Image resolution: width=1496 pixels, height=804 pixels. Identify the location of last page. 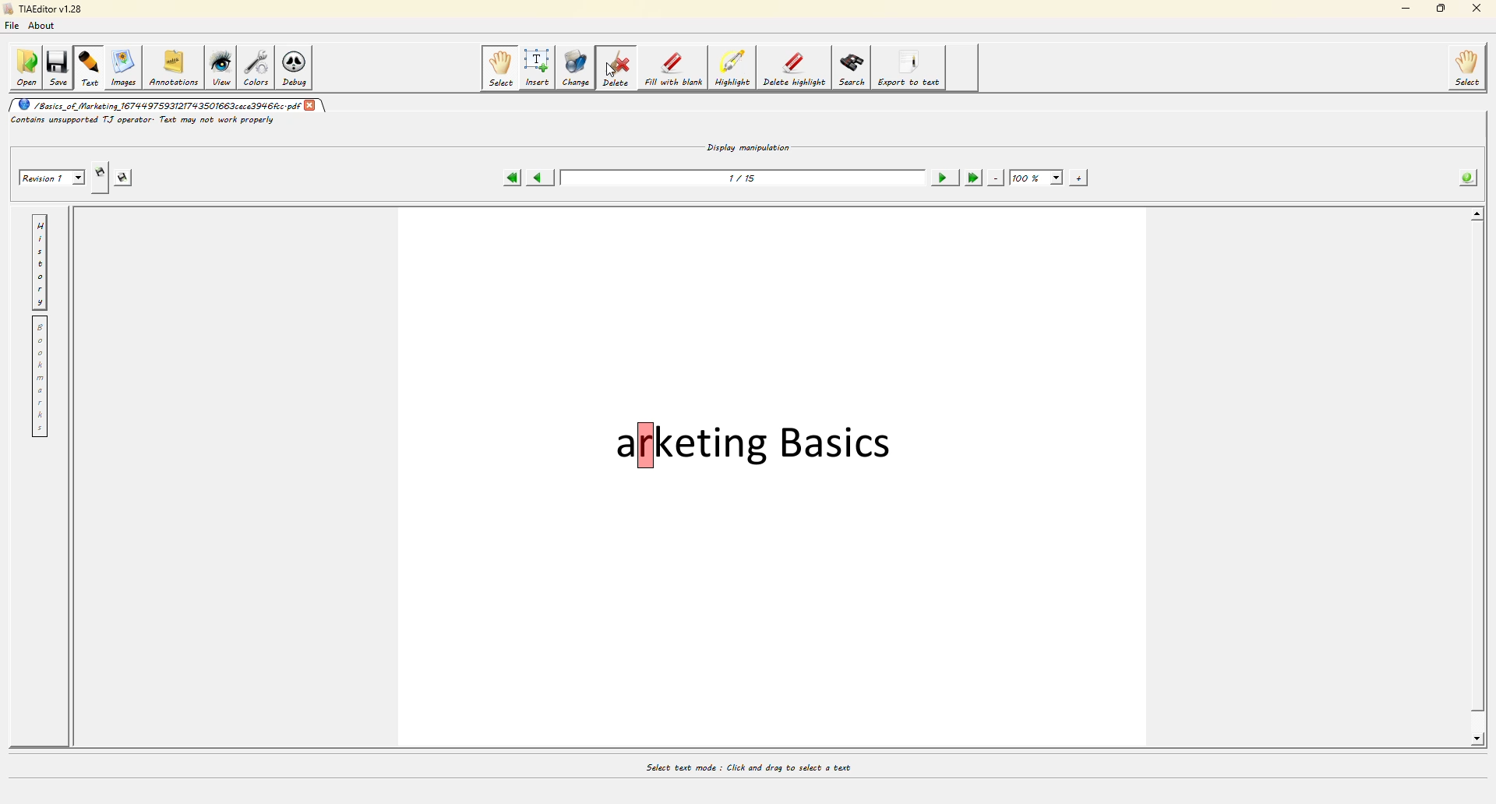
(972, 175).